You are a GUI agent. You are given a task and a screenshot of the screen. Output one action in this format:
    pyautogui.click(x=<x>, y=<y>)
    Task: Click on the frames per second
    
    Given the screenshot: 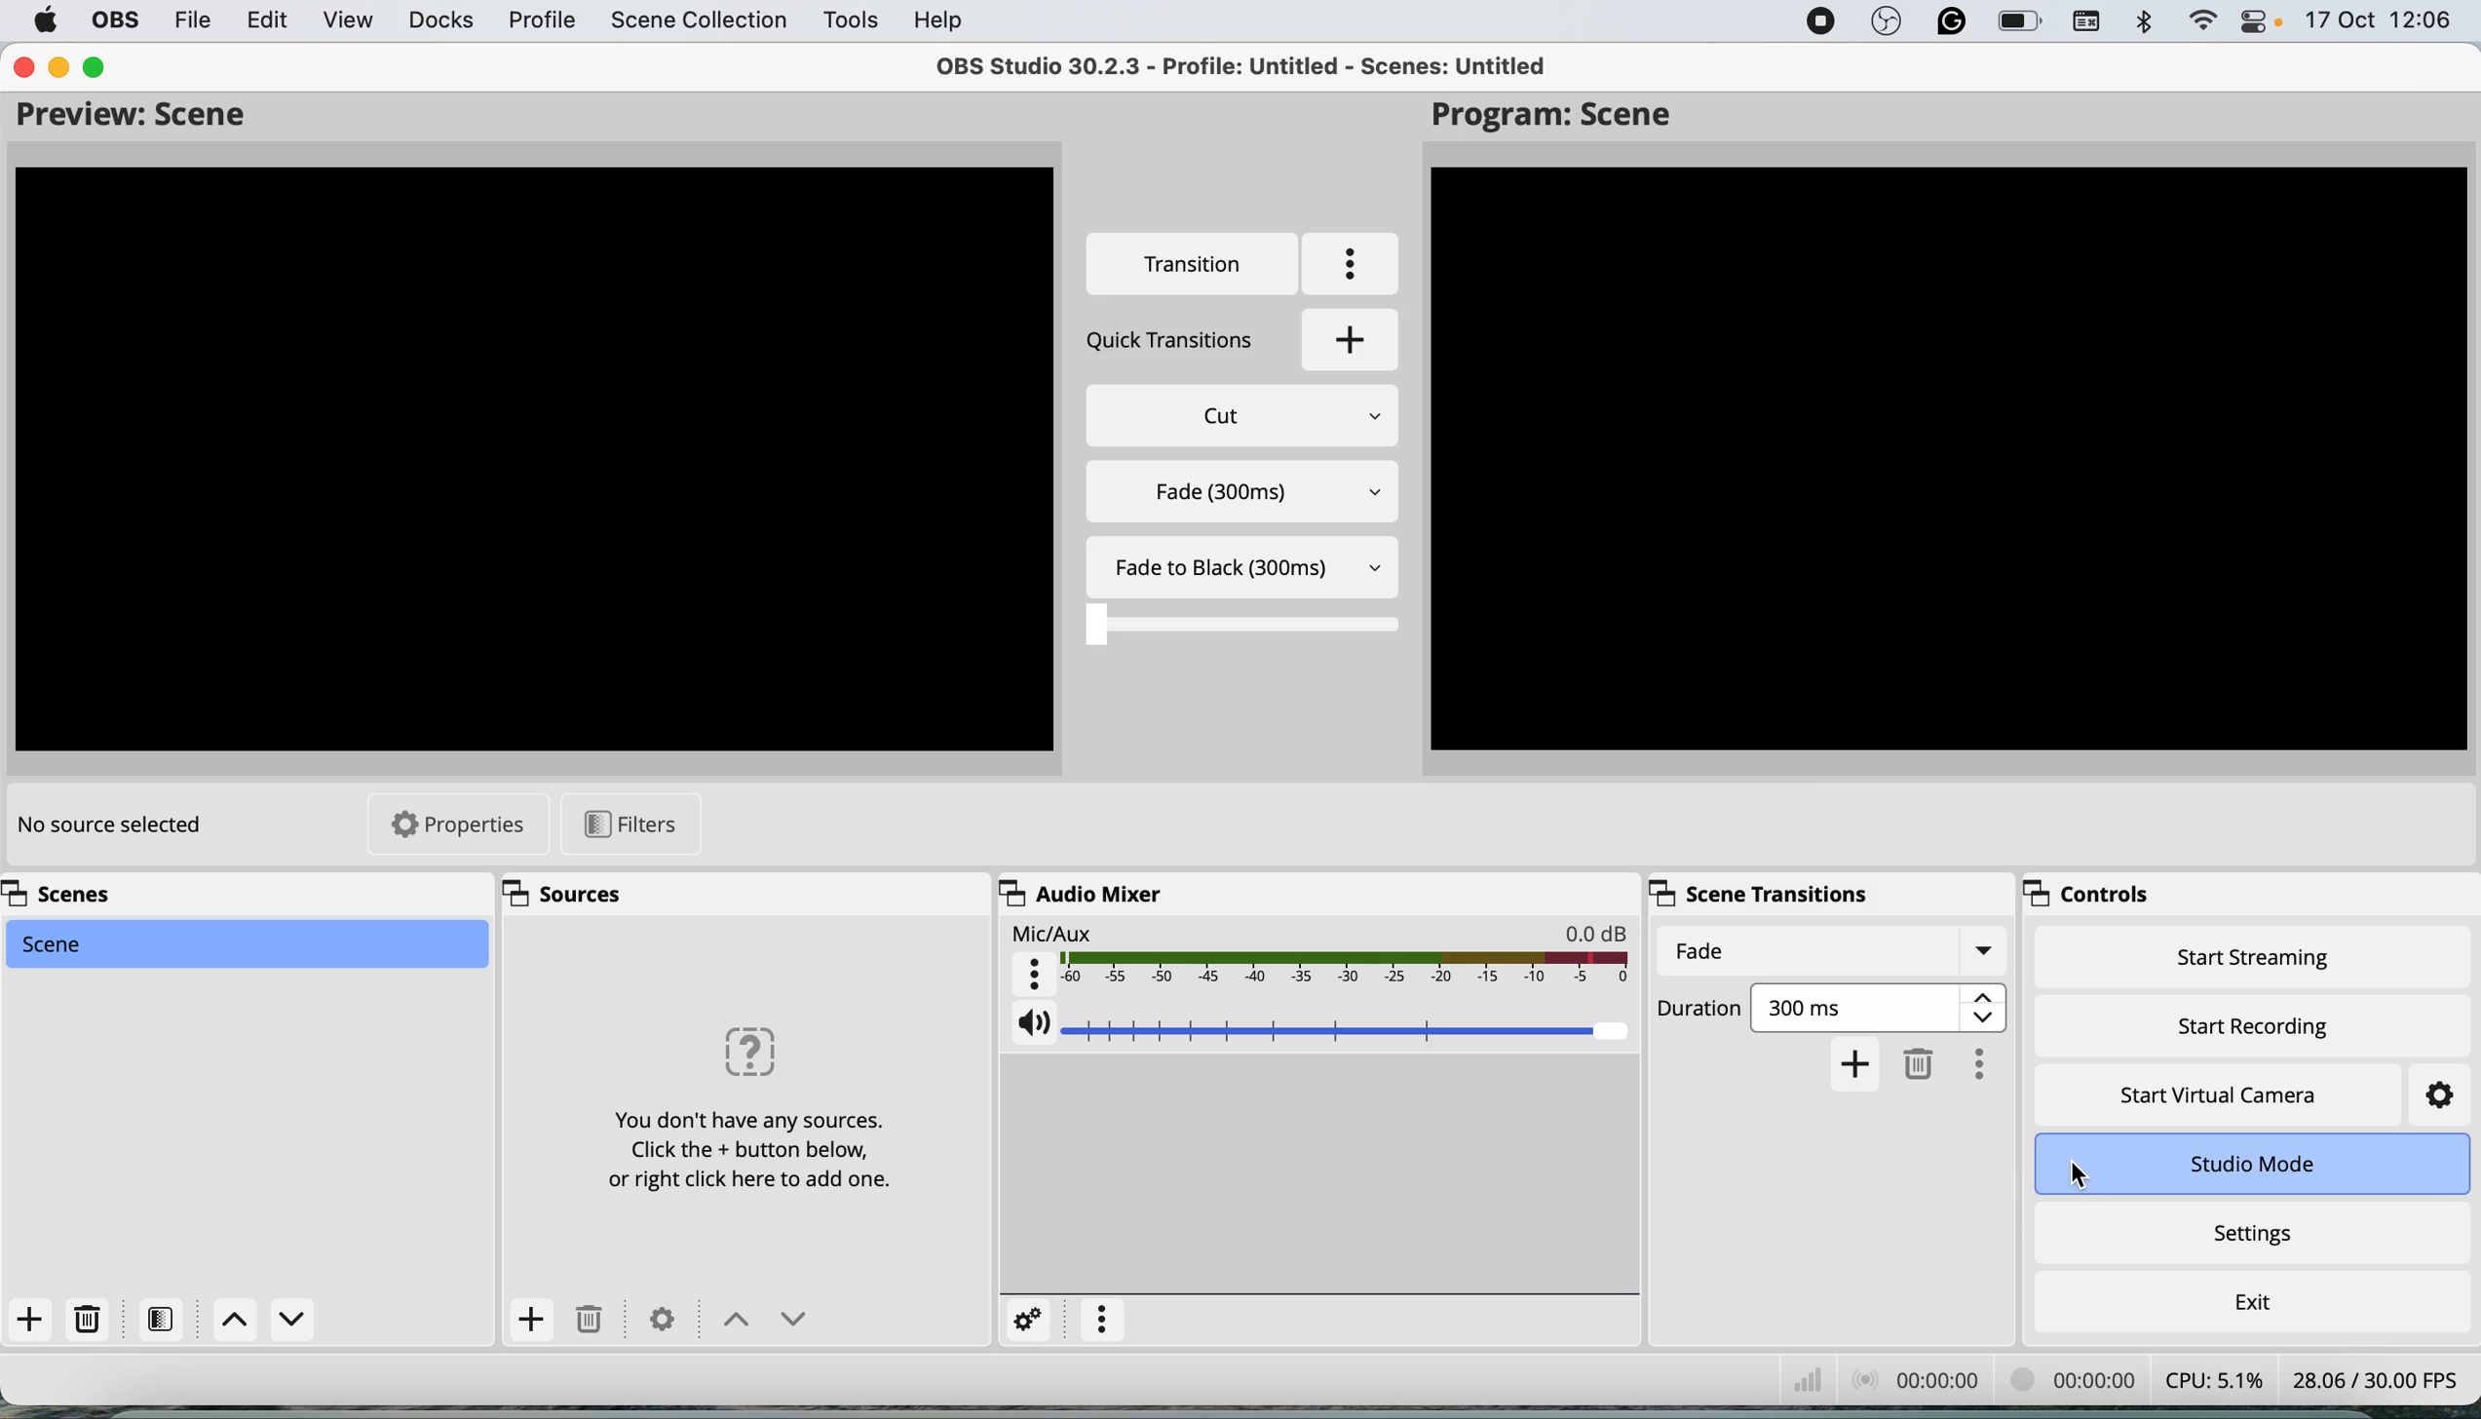 What is the action you would take?
    pyautogui.click(x=2381, y=1376)
    